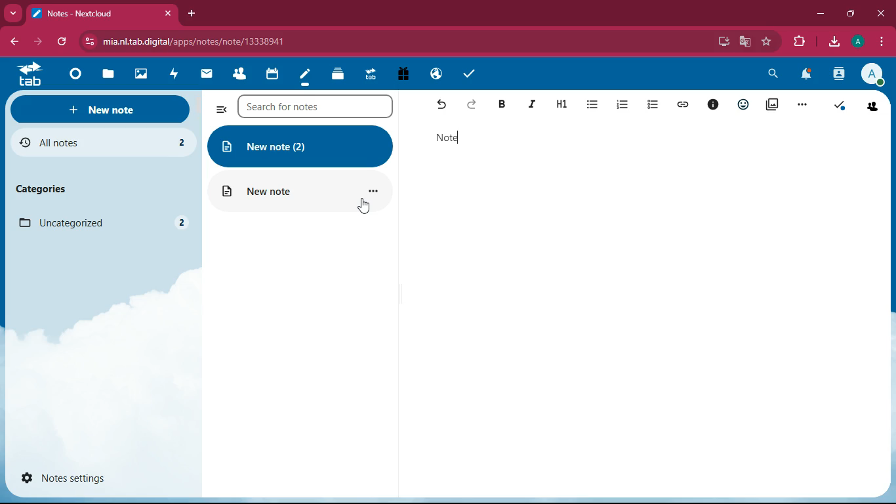  Describe the element at coordinates (374, 75) in the screenshot. I see `tab` at that location.